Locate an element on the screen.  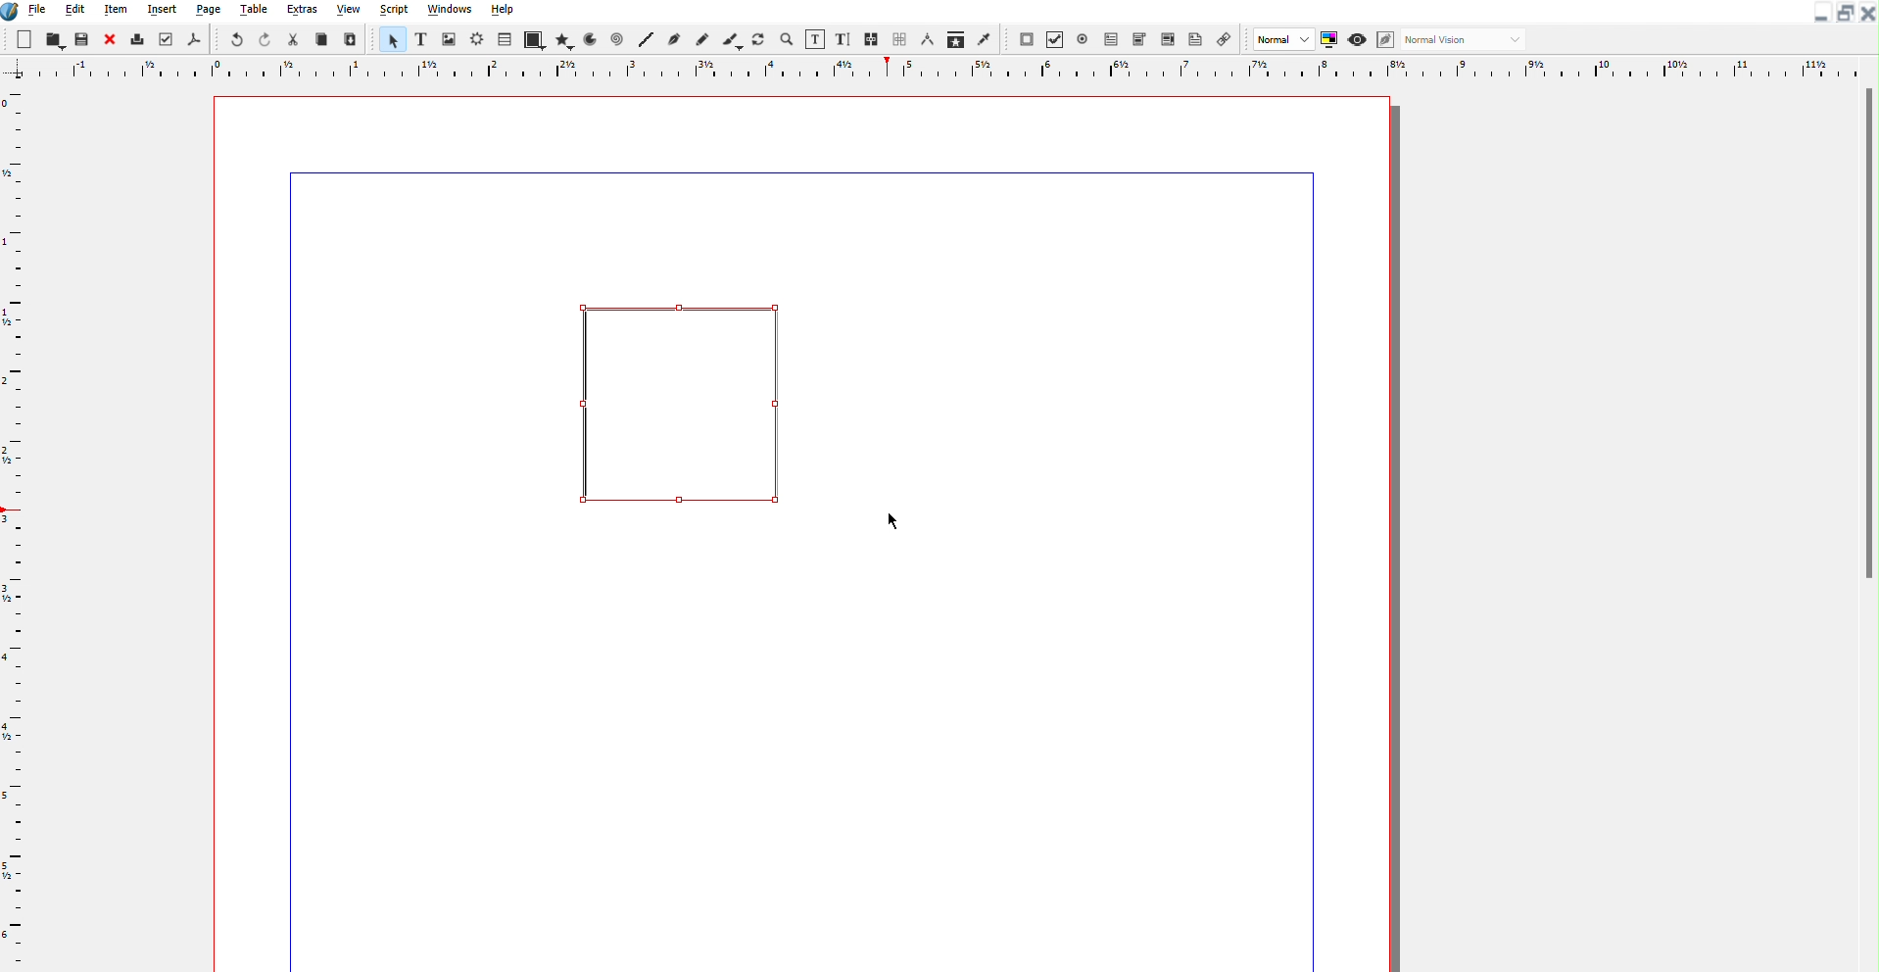
Help is located at coordinates (503, 12).